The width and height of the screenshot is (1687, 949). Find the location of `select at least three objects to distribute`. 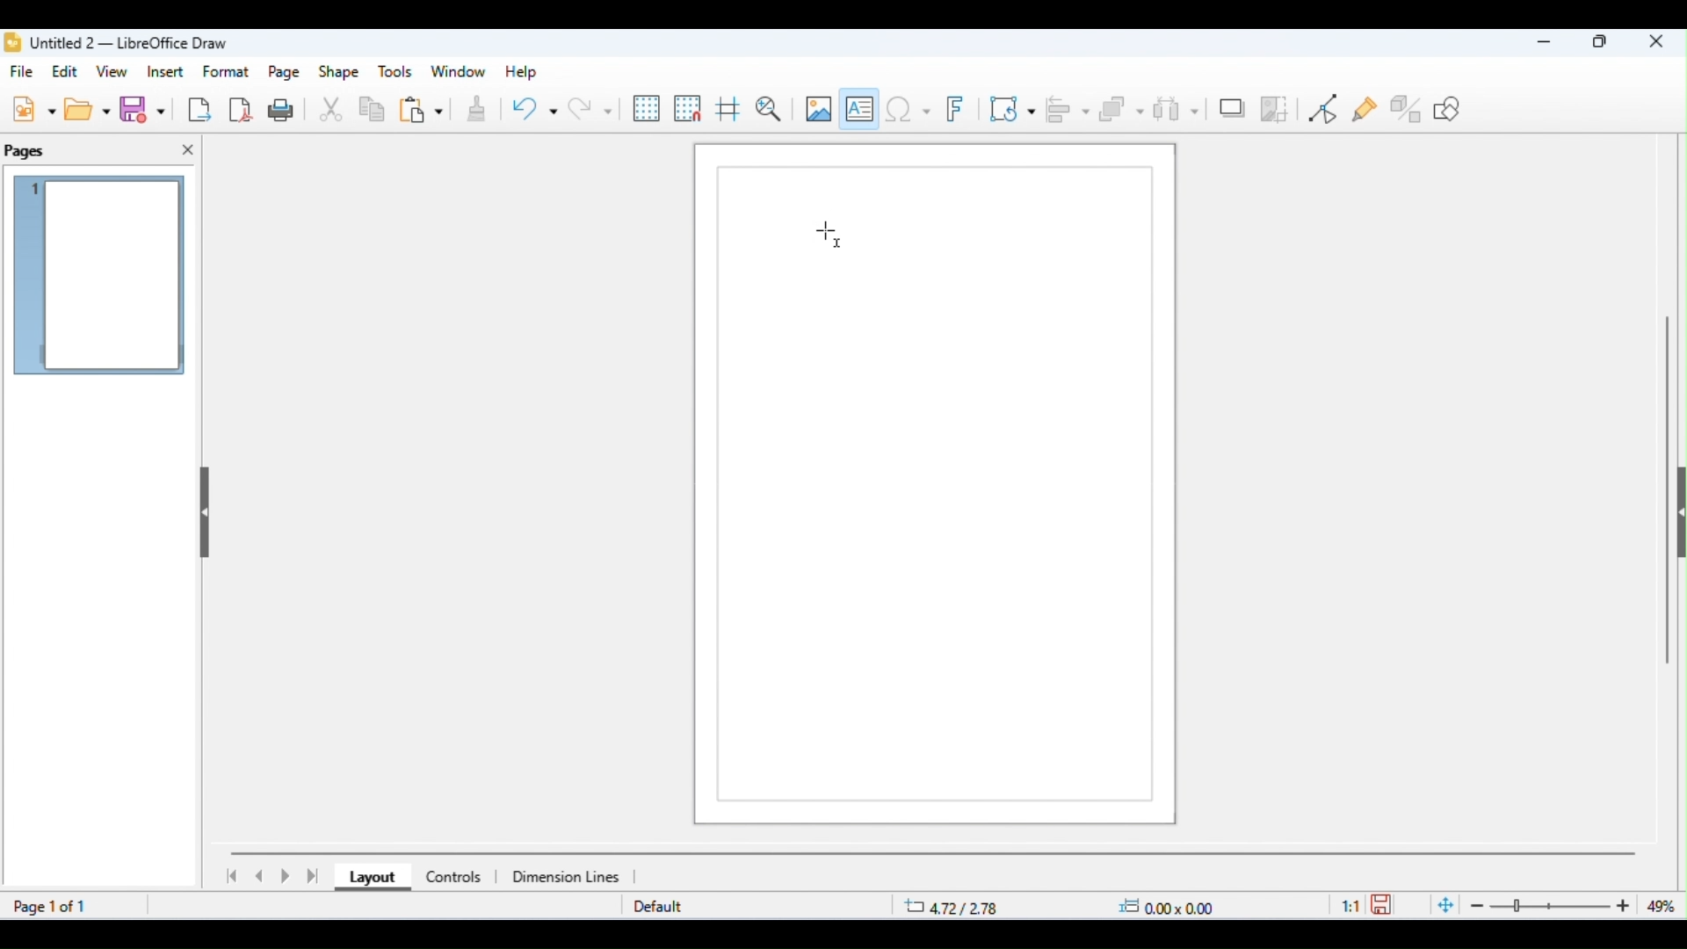

select at least three objects to distribute is located at coordinates (1177, 107).